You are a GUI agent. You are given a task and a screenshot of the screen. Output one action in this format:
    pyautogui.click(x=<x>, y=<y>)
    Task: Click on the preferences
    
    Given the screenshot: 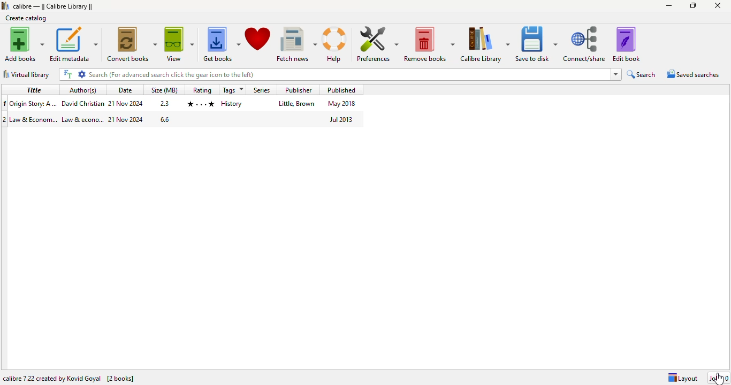 What is the action you would take?
    pyautogui.click(x=377, y=44)
    